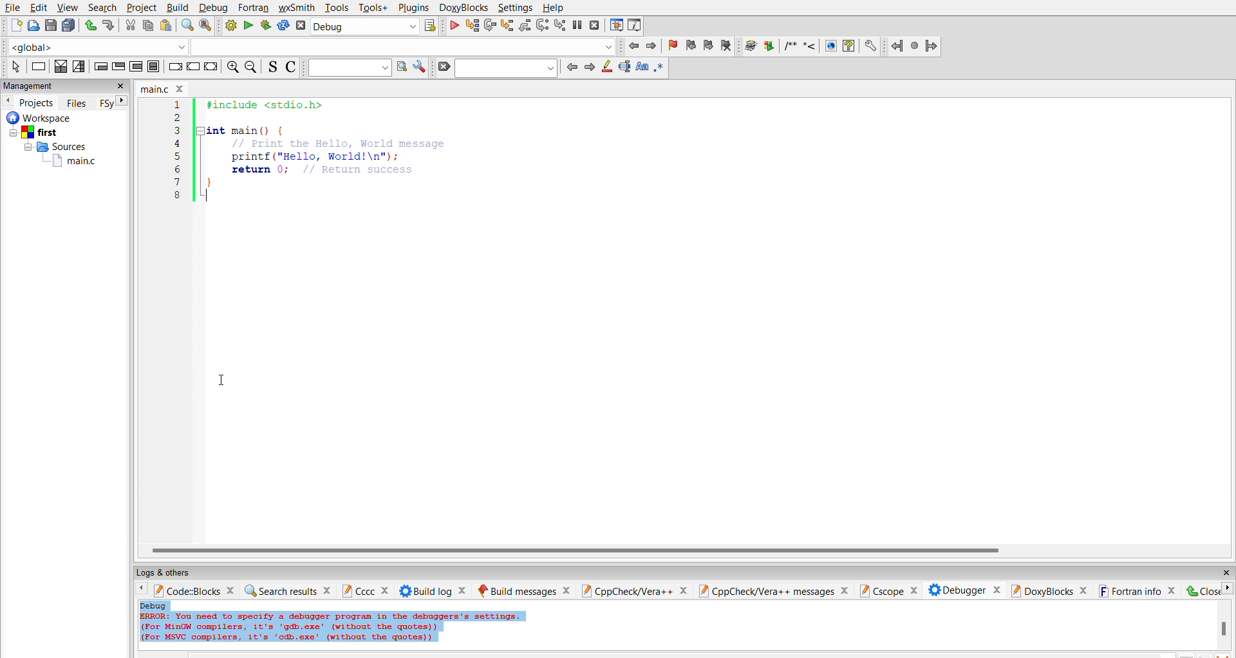 This screenshot has height=658, width=1236. Describe the element at coordinates (728, 46) in the screenshot. I see `clear bookmarks` at that location.